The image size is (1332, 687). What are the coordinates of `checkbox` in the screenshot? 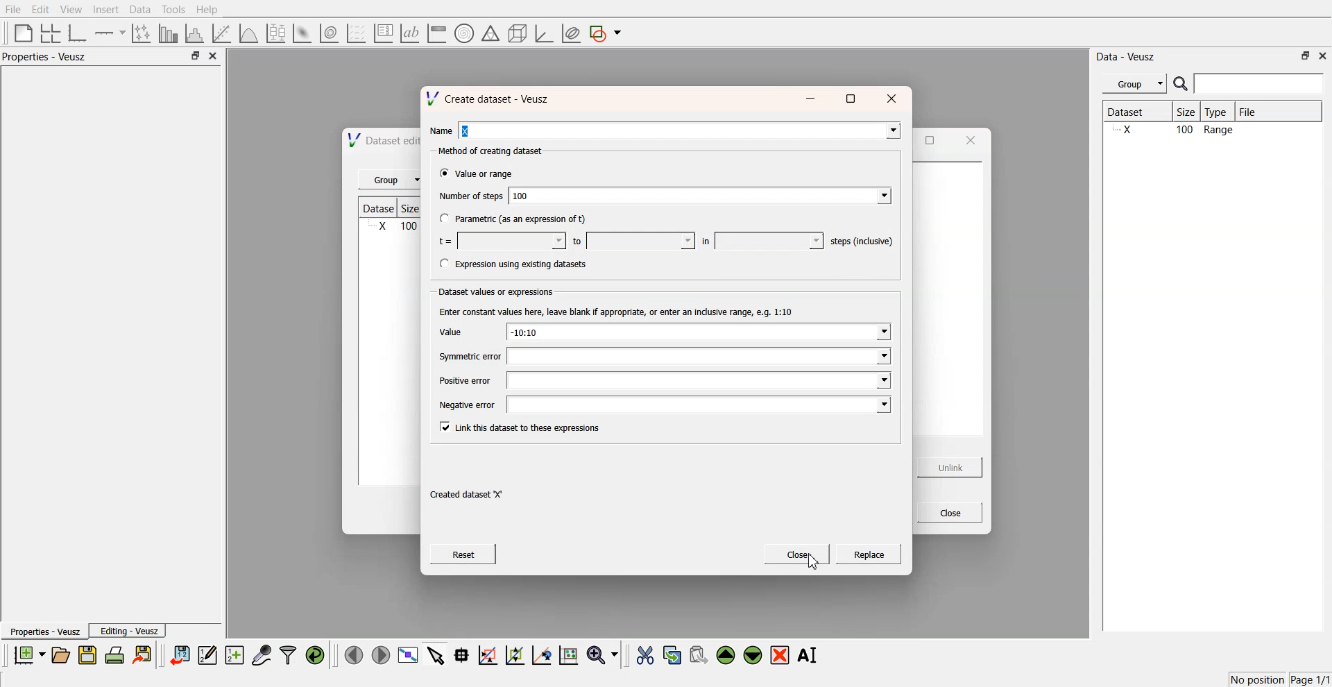 It's located at (443, 175).